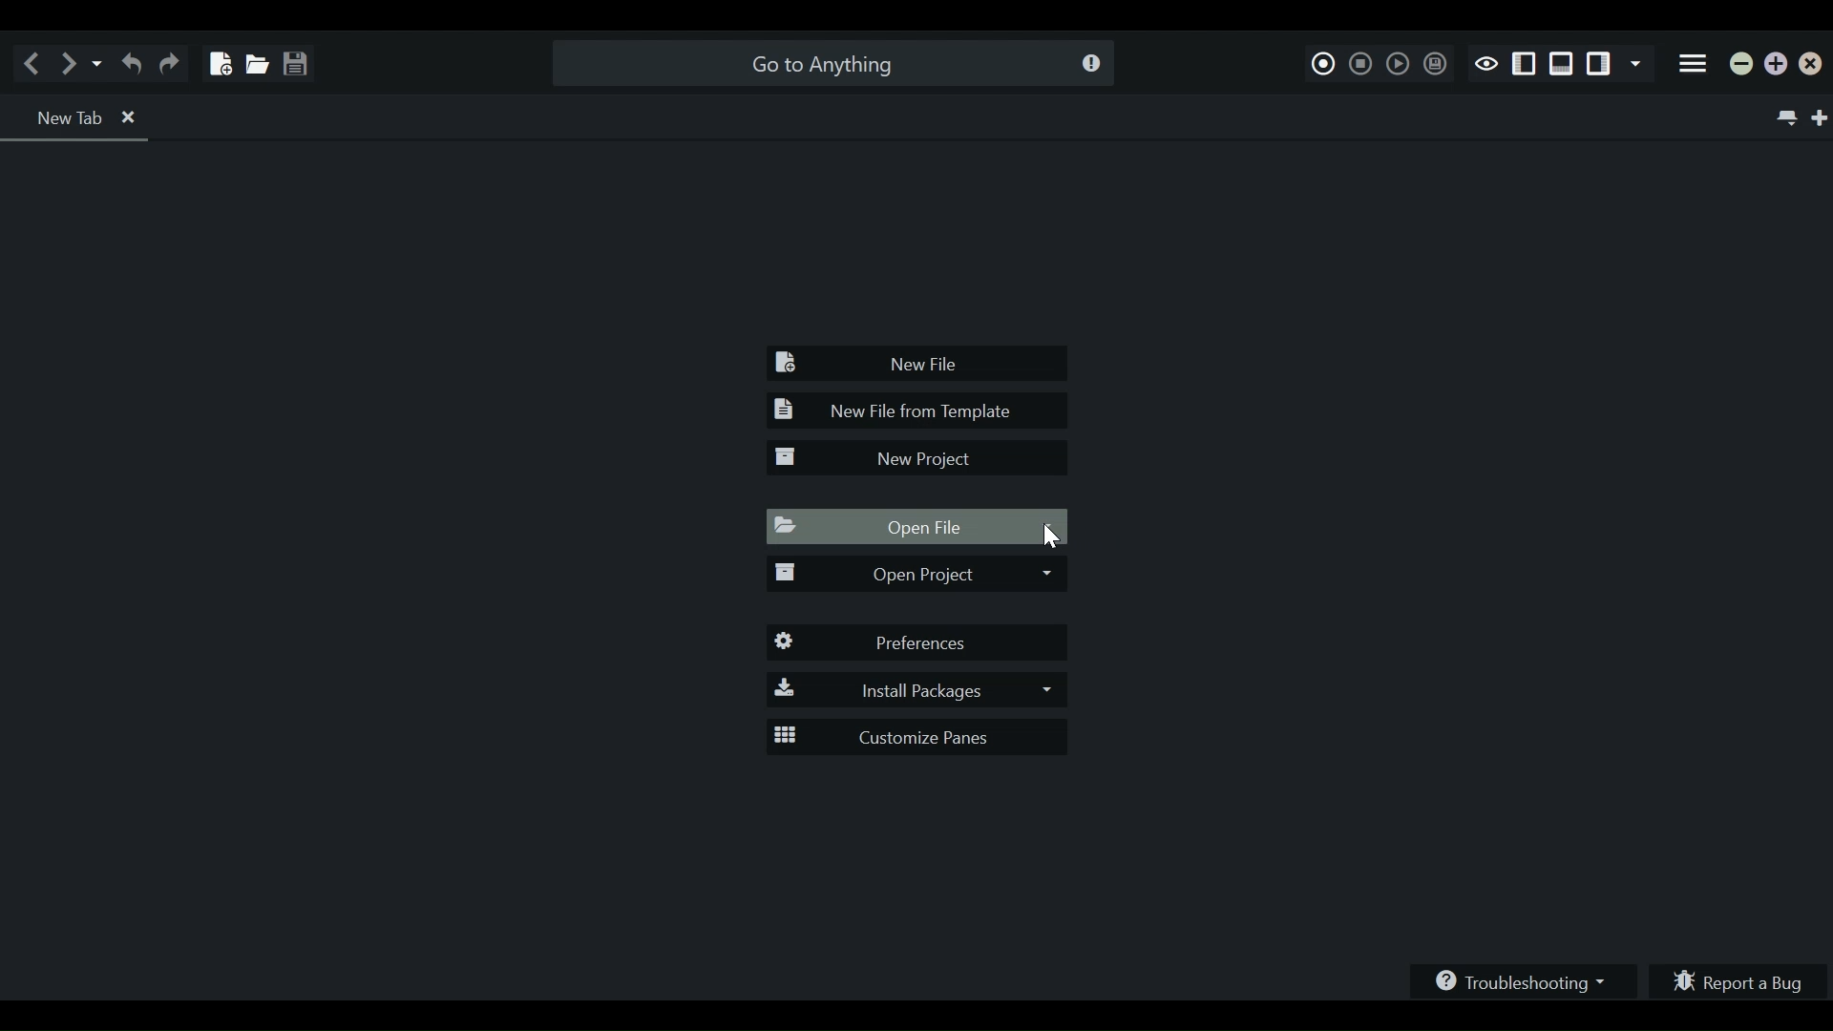 This screenshot has height=1031, width=1833. Describe the element at coordinates (1525, 65) in the screenshot. I see `Show/Hide Right Pane` at that location.